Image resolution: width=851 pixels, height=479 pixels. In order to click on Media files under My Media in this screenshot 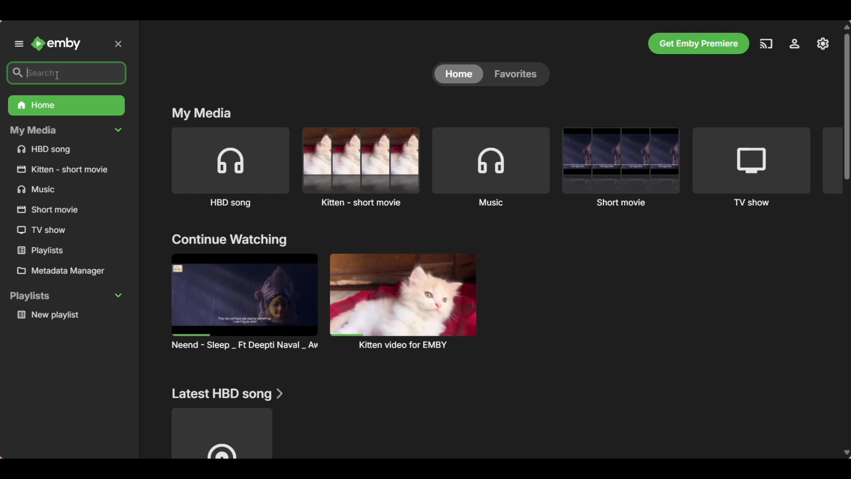, I will do `click(67, 149)`.